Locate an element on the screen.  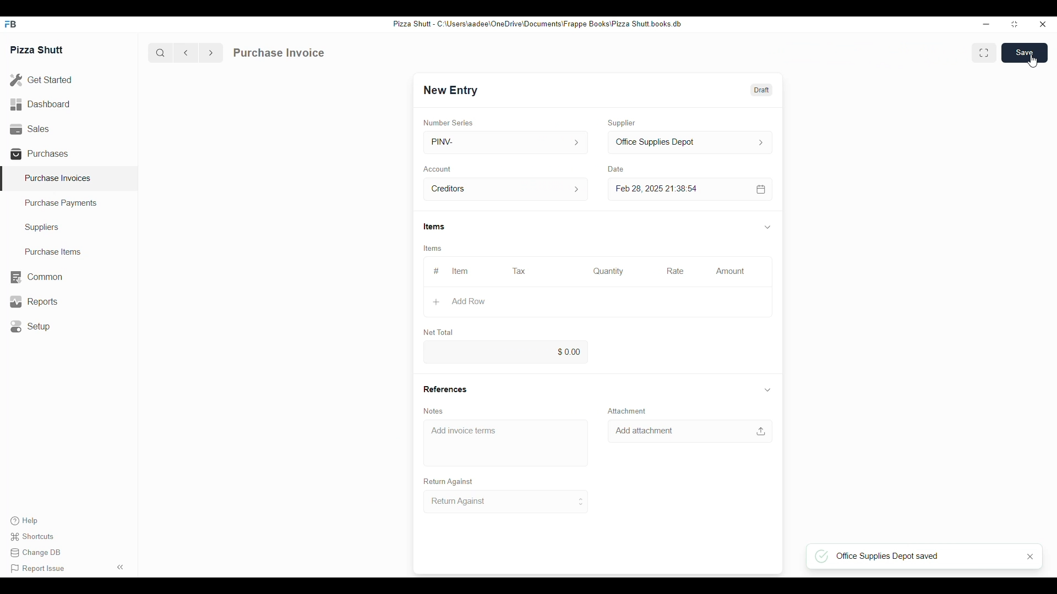
Sales is located at coordinates (29, 128).